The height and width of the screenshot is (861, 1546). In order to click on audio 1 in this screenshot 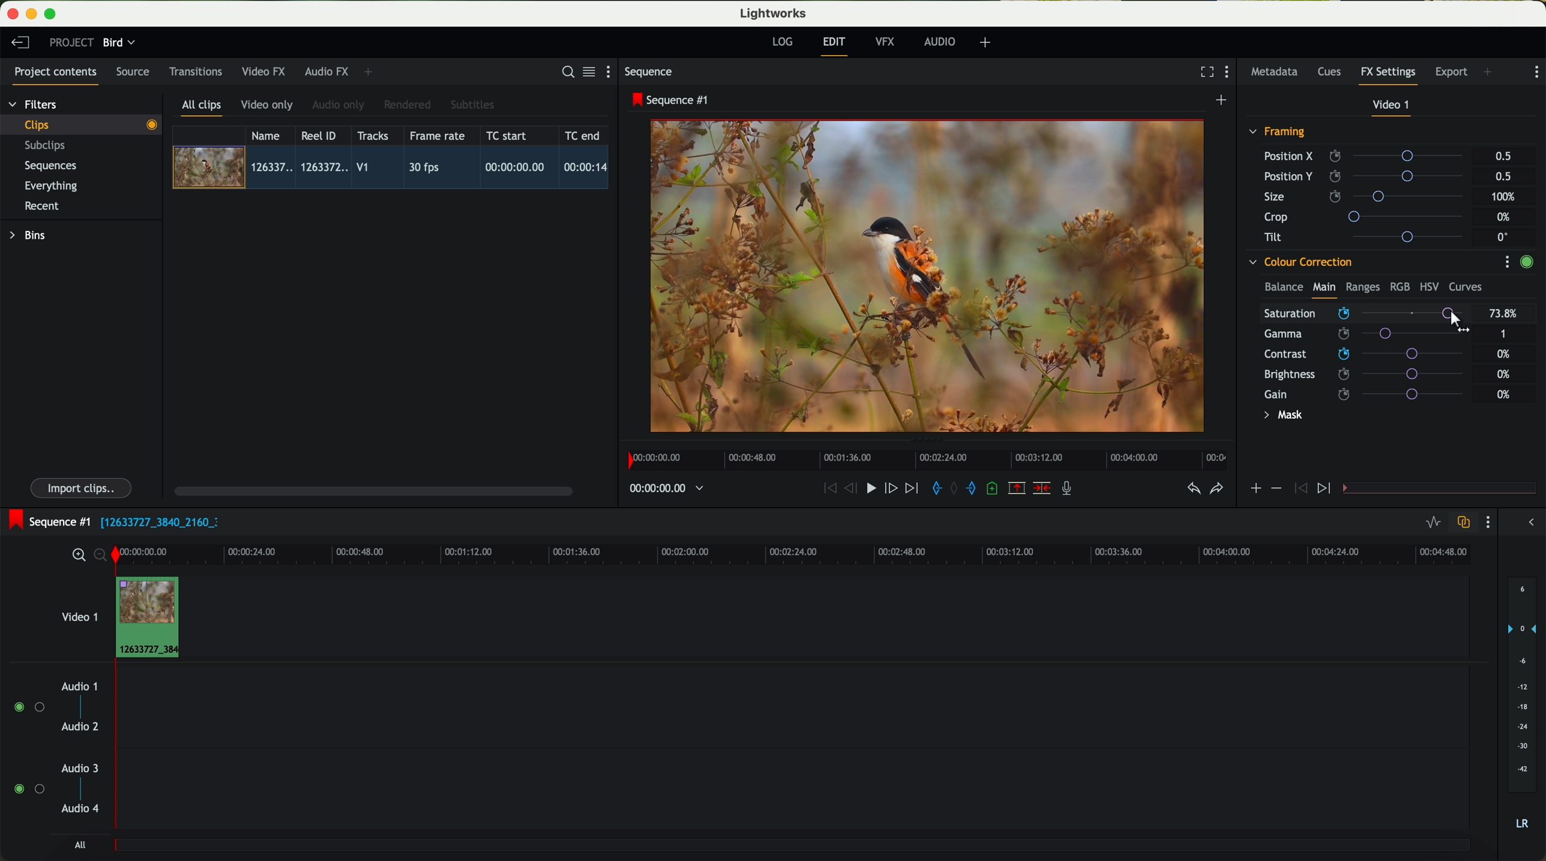, I will do `click(80, 686)`.